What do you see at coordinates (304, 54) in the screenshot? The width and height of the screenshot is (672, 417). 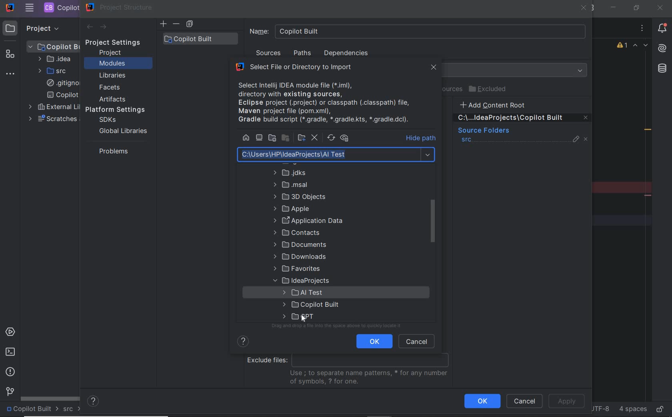 I see `paths` at bounding box center [304, 54].